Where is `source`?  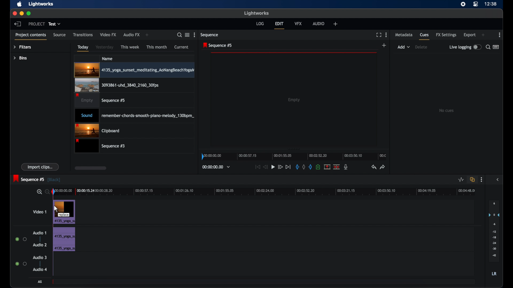 source is located at coordinates (59, 35).